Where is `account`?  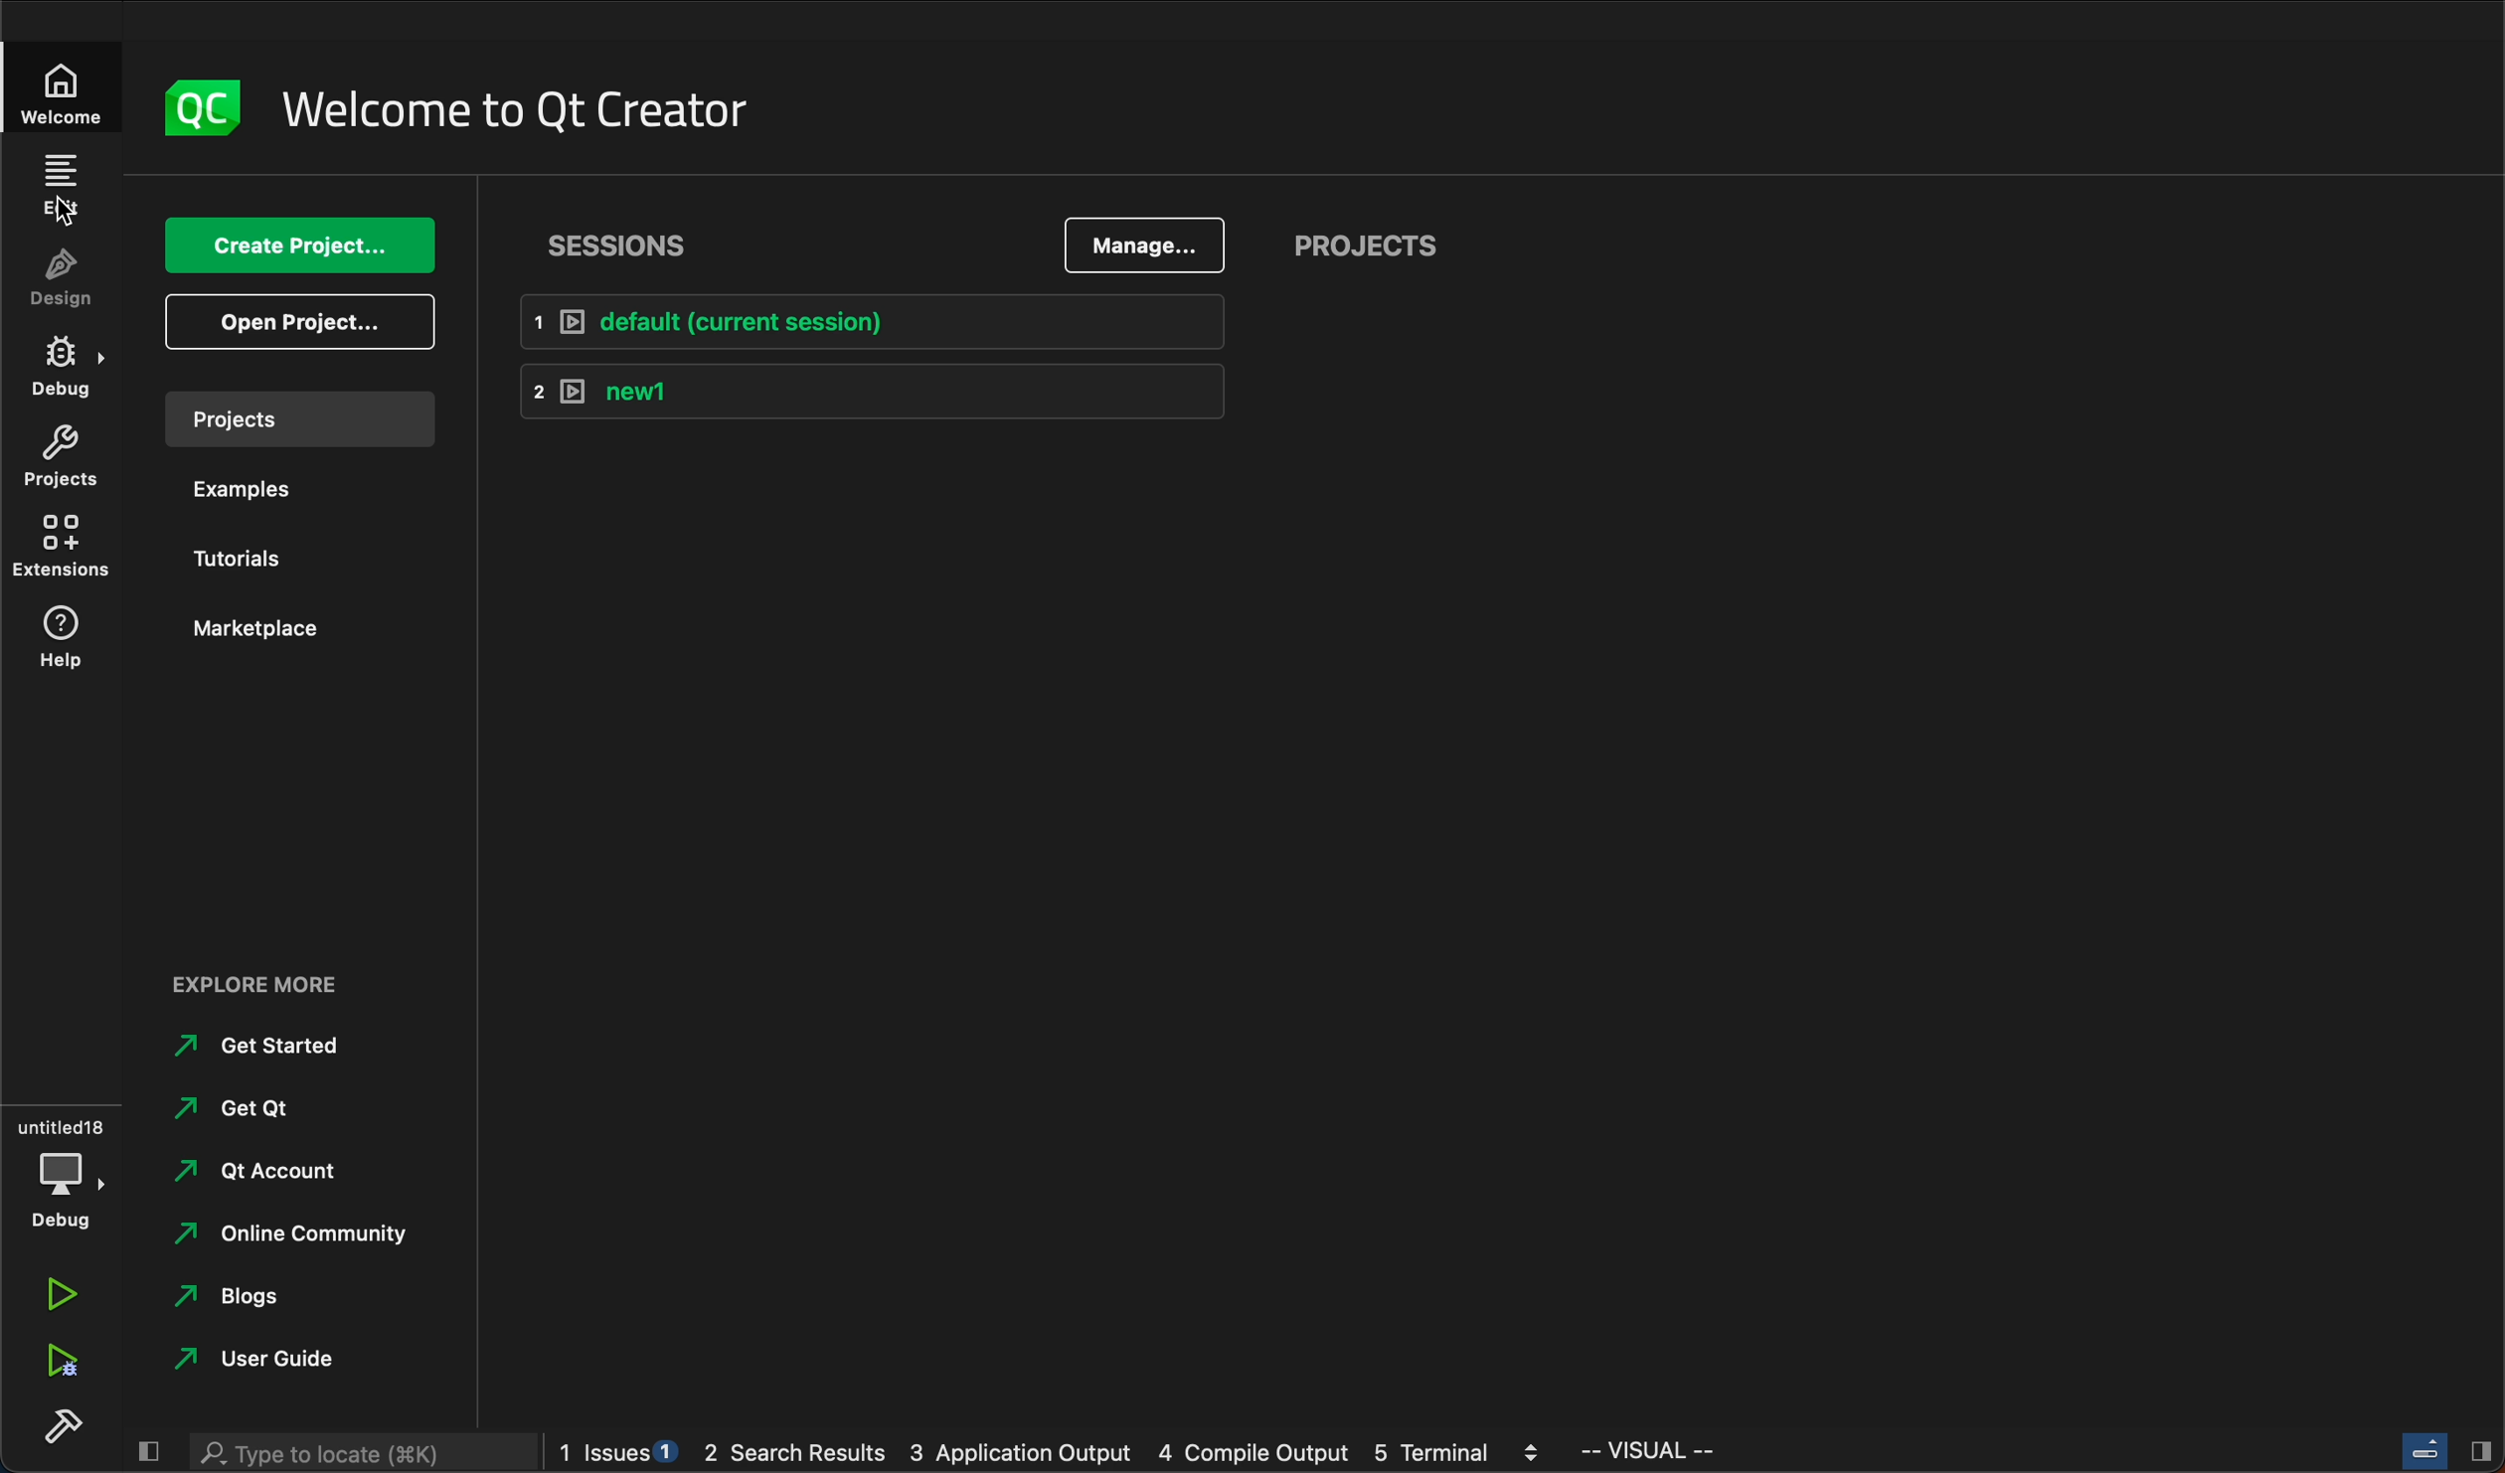 account is located at coordinates (271, 1170).